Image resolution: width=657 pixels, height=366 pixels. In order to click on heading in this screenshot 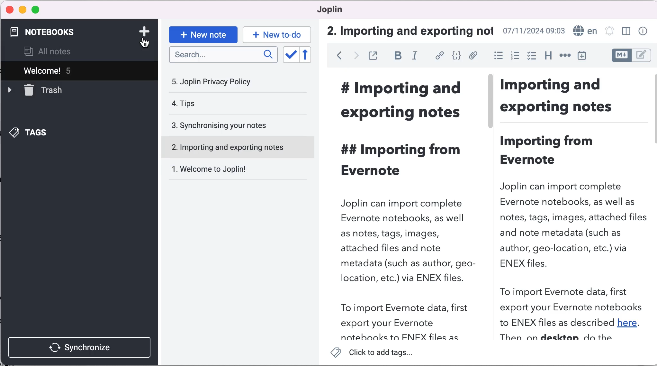, I will do `click(548, 55)`.